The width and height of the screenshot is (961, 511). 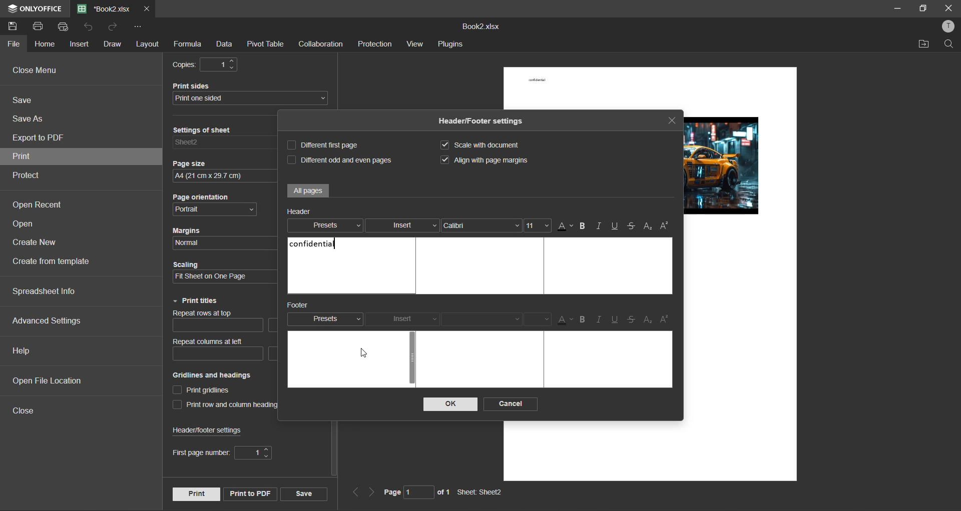 I want to click on all pages, so click(x=308, y=192).